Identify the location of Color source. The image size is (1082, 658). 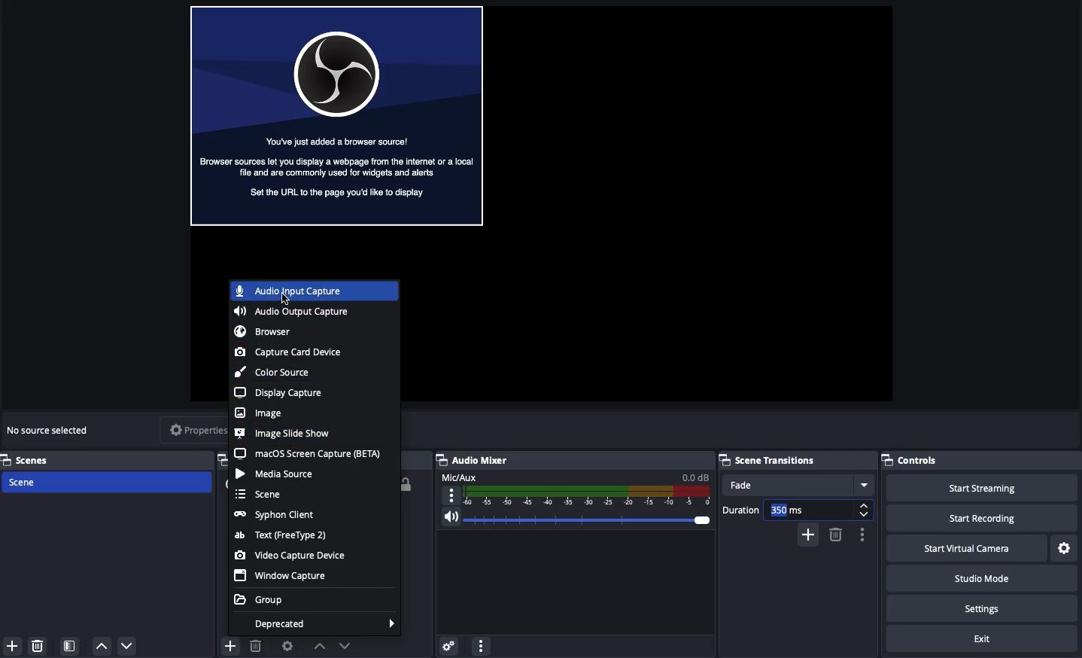
(274, 371).